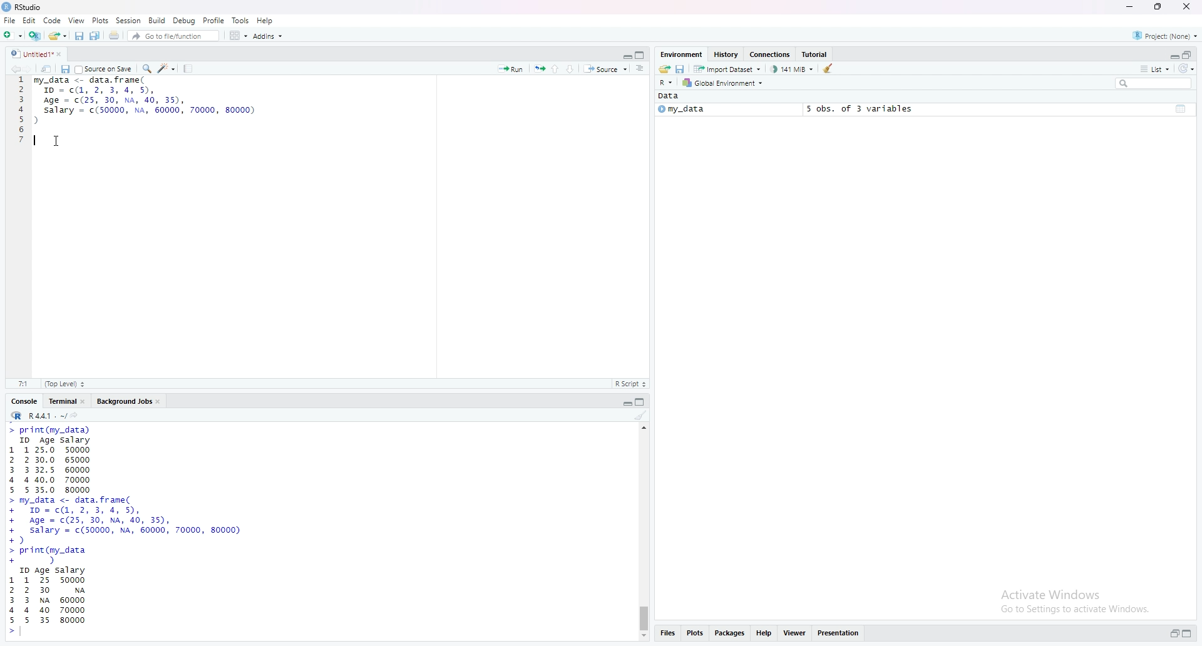 Image resolution: width=1202 pixels, height=646 pixels. Describe the element at coordinates (23, 382) in the screenshot. I see `7:1` at that location.